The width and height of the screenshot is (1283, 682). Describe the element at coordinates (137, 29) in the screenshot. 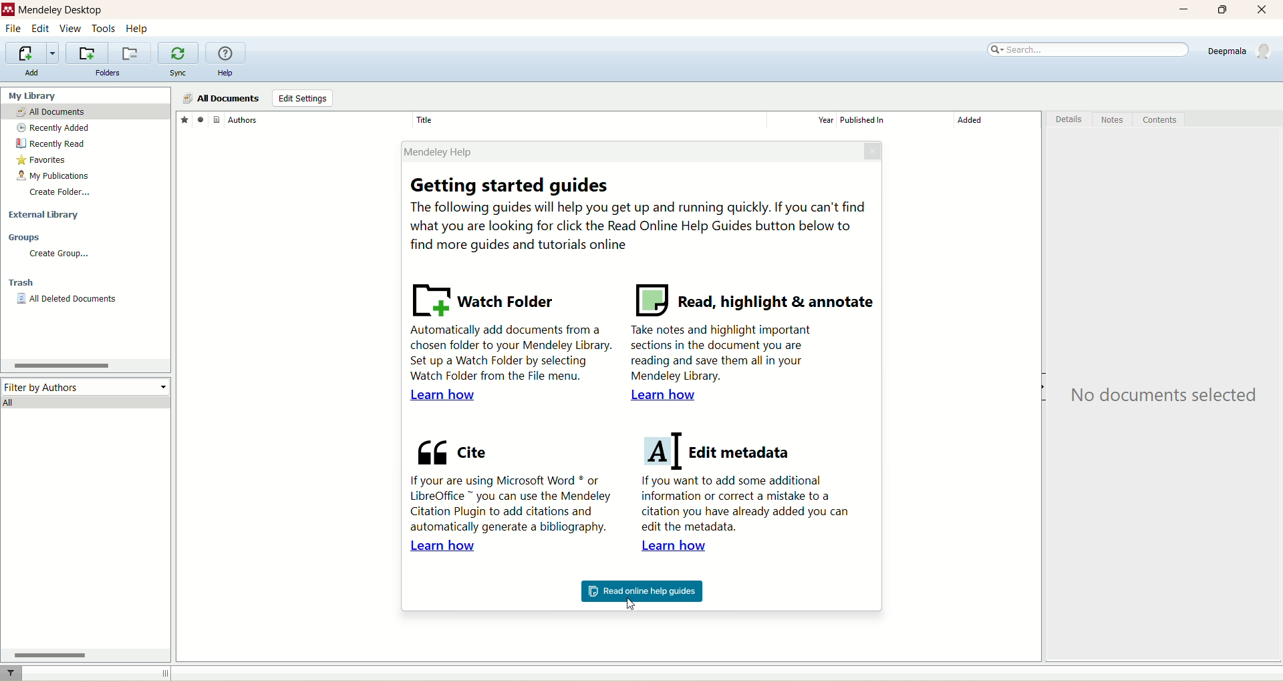

I see `help` at that location.